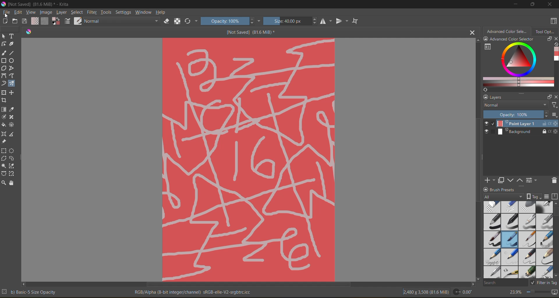  What do you see at coordinates (556, 97) in the screenshot?
I see `close` at bounding box center [556, 97].